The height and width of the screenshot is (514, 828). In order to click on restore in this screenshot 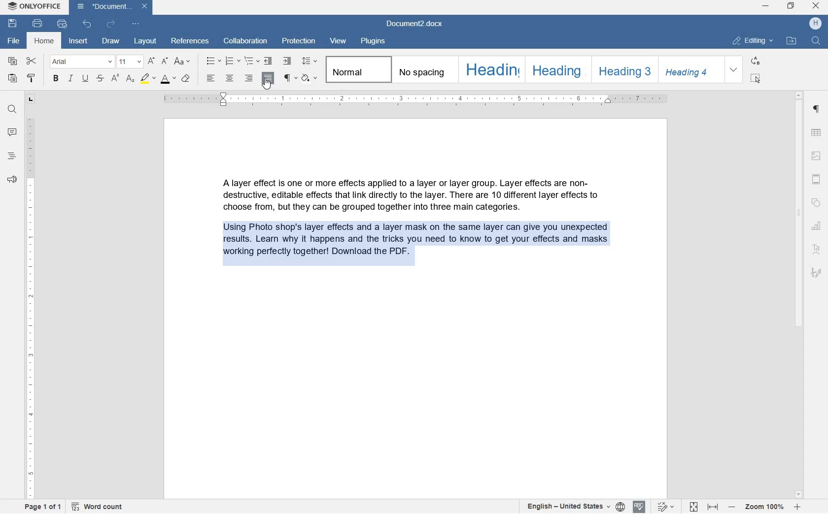, I will do `click(790, 6)`.